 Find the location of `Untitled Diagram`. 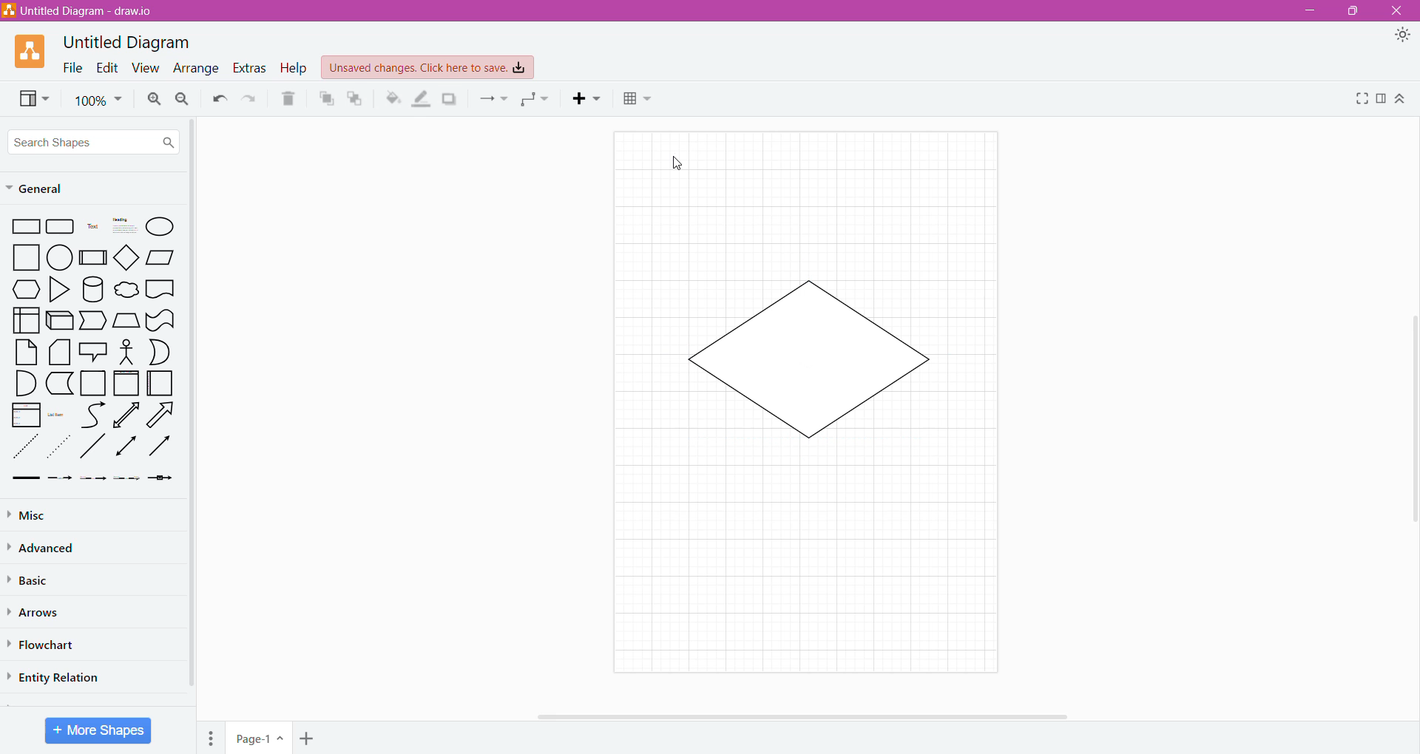

Untitled Diagram is located at coordinates (130, 41).